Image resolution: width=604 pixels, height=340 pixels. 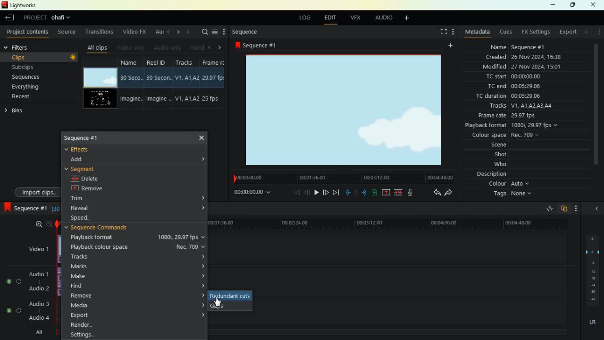 I want to click on timeline, so click(x=341, y=177).